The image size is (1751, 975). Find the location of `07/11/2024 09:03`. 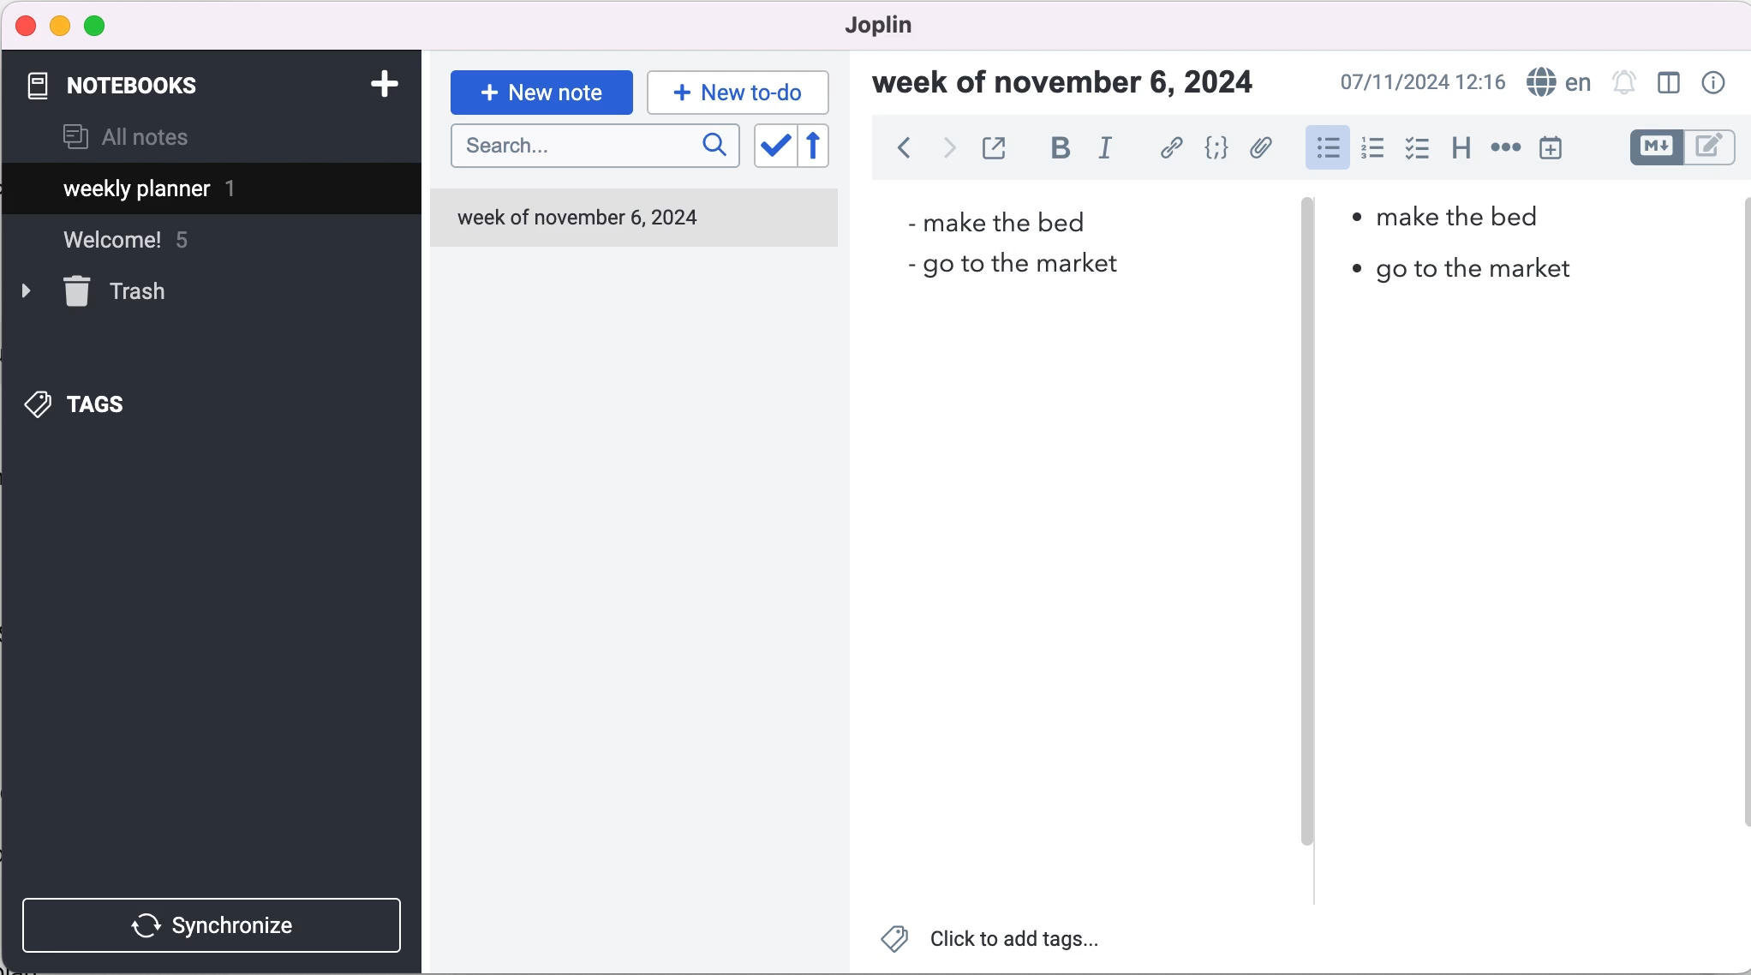

07/11/2024 09:03 is located at coordinates (1419, 82).